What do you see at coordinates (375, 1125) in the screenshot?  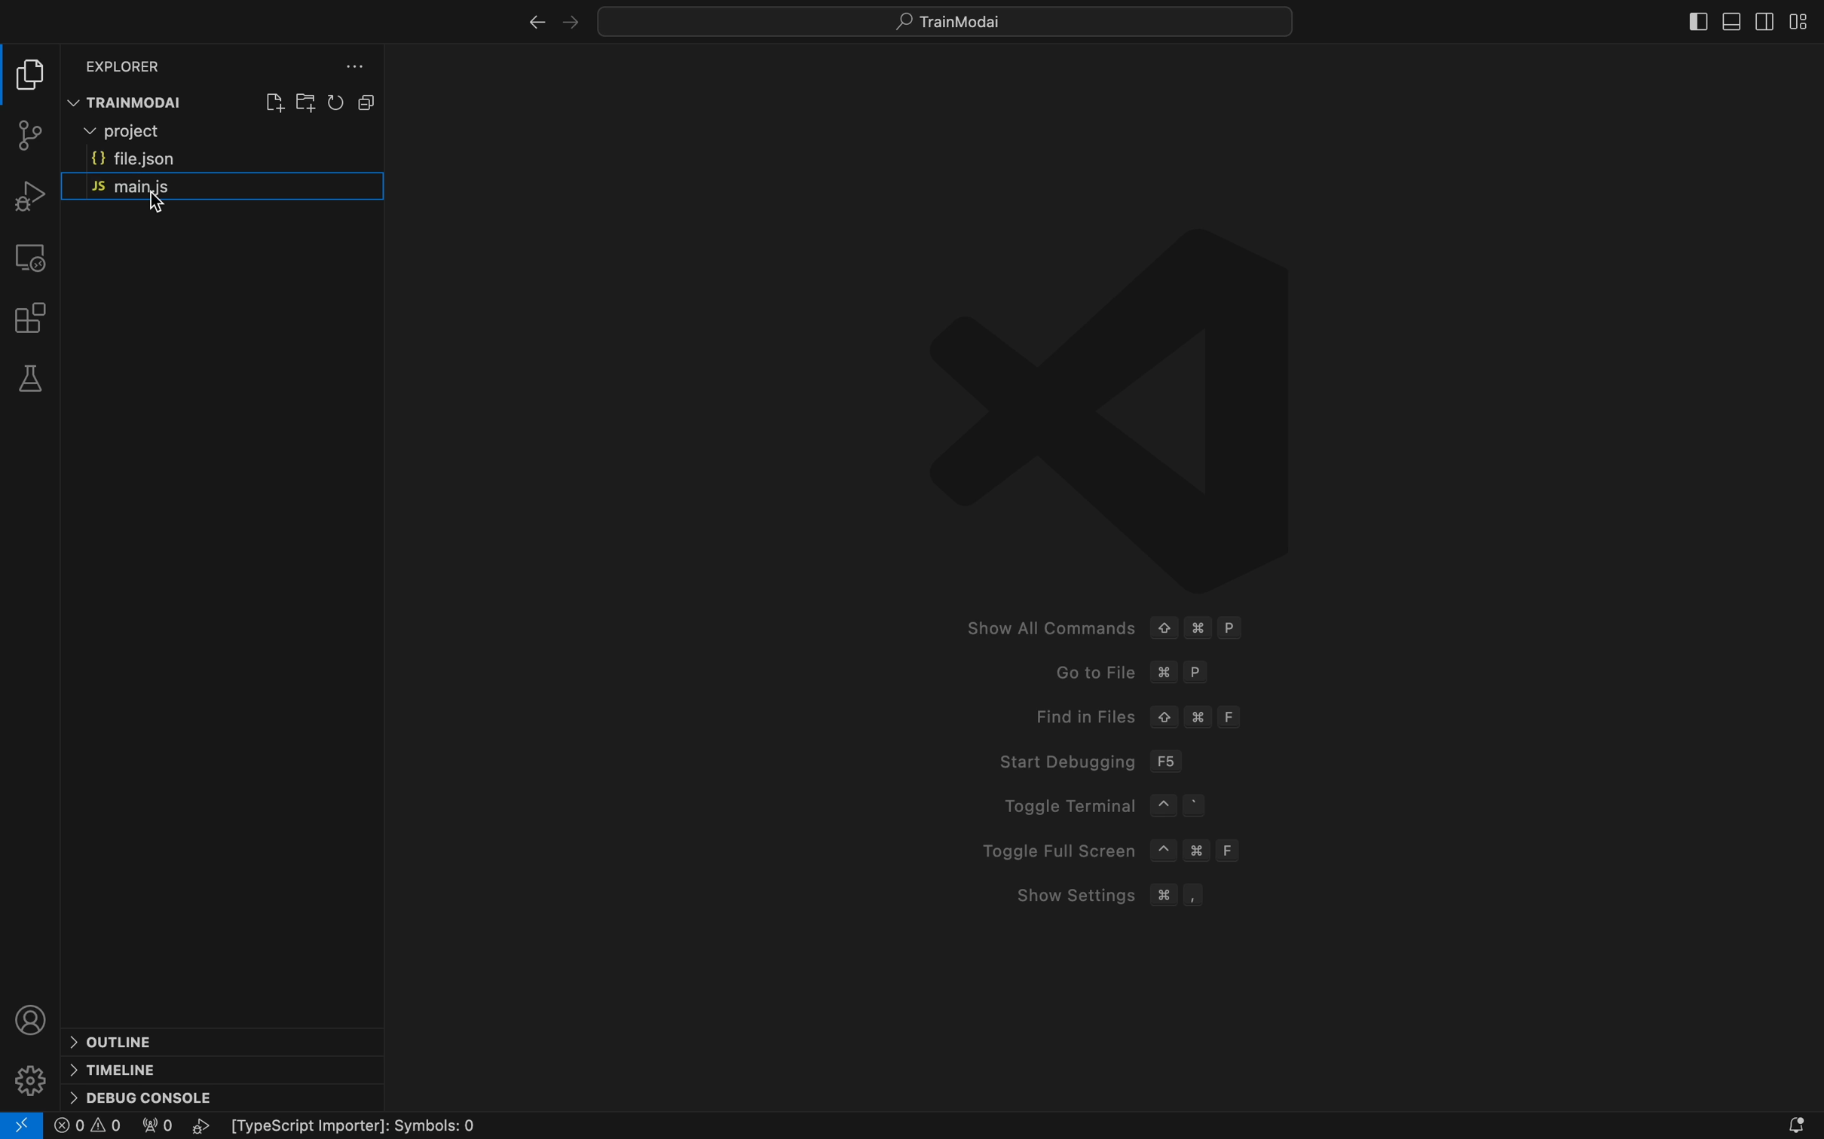 I see `Typescript` at bounding box center [375, 1125].